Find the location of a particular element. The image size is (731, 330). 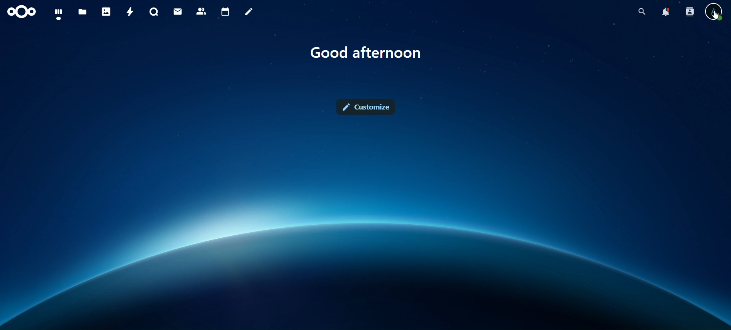

cursor is located at coordinates (717, 16).